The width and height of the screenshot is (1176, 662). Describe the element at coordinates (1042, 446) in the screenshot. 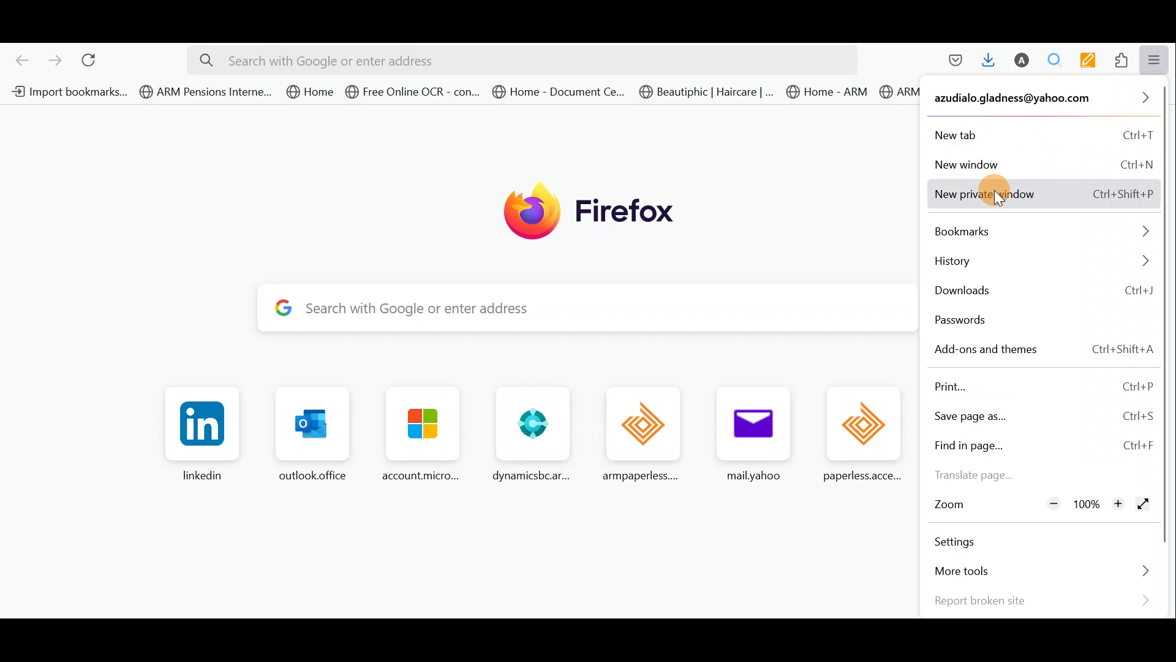

I see `Find in page` at that location.